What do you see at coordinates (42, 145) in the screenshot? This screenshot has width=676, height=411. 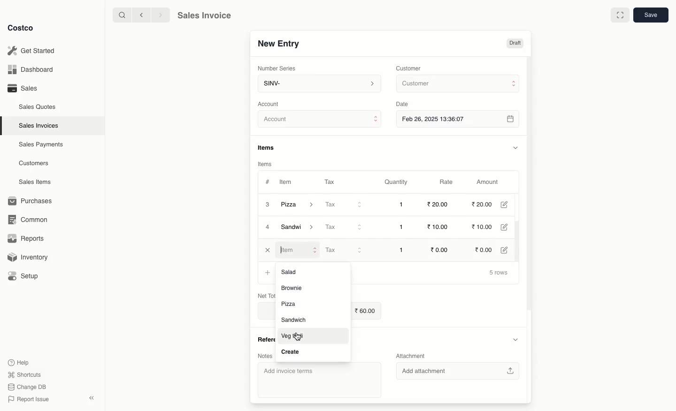 I see `Sales Payments.` at bounding box center [42, 145].